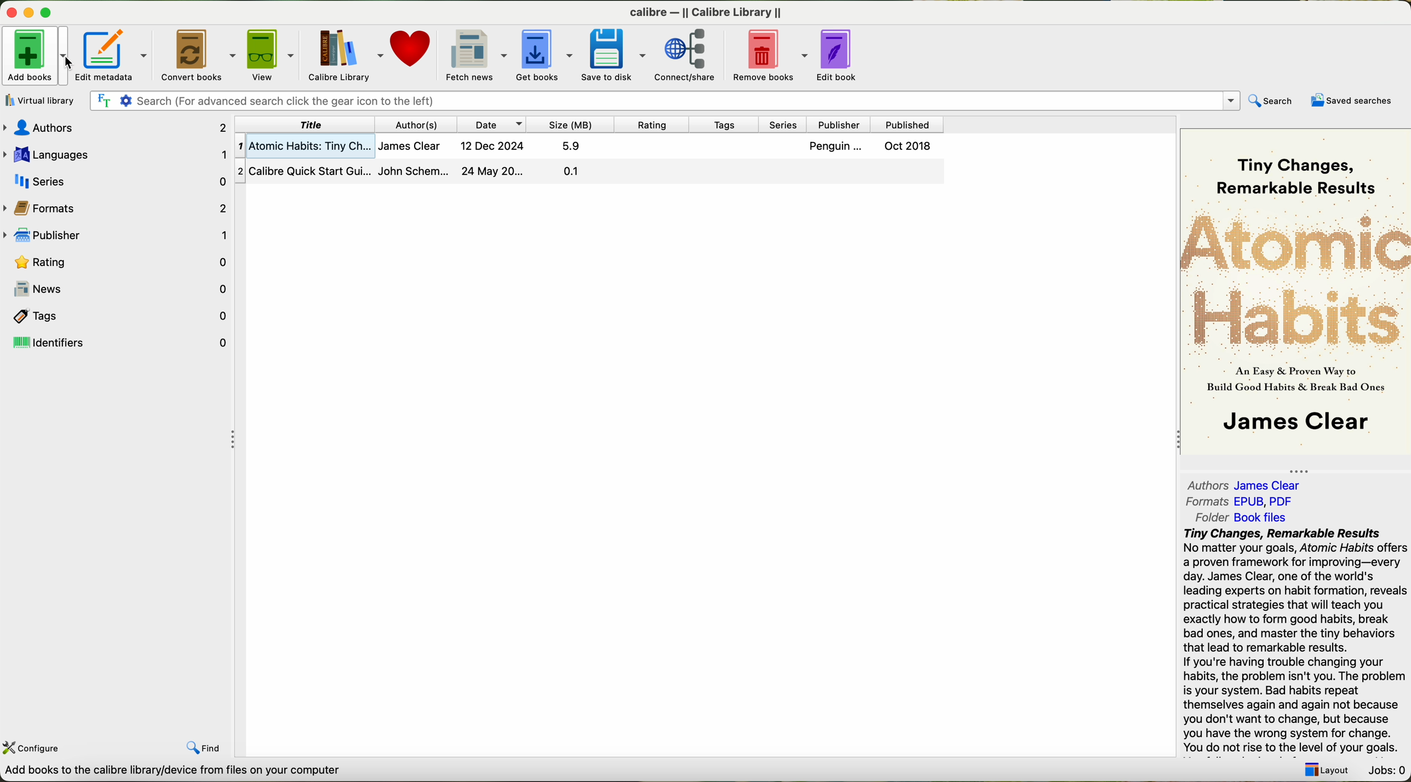 The image size is (1411, 782). I want to click on news, so click(117, 289).